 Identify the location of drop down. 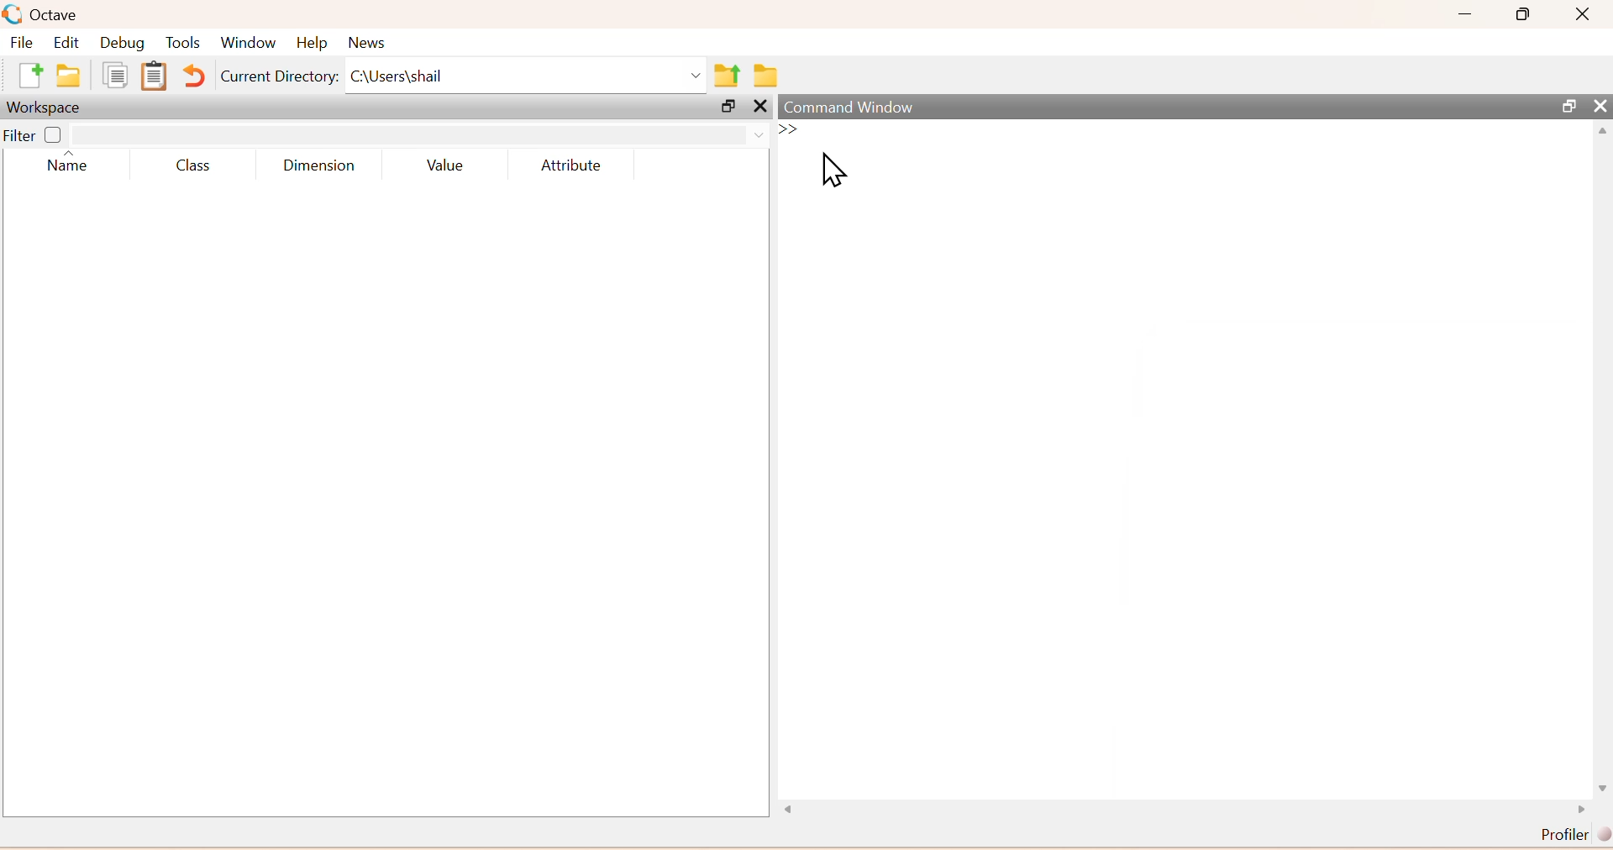
(756, 133).